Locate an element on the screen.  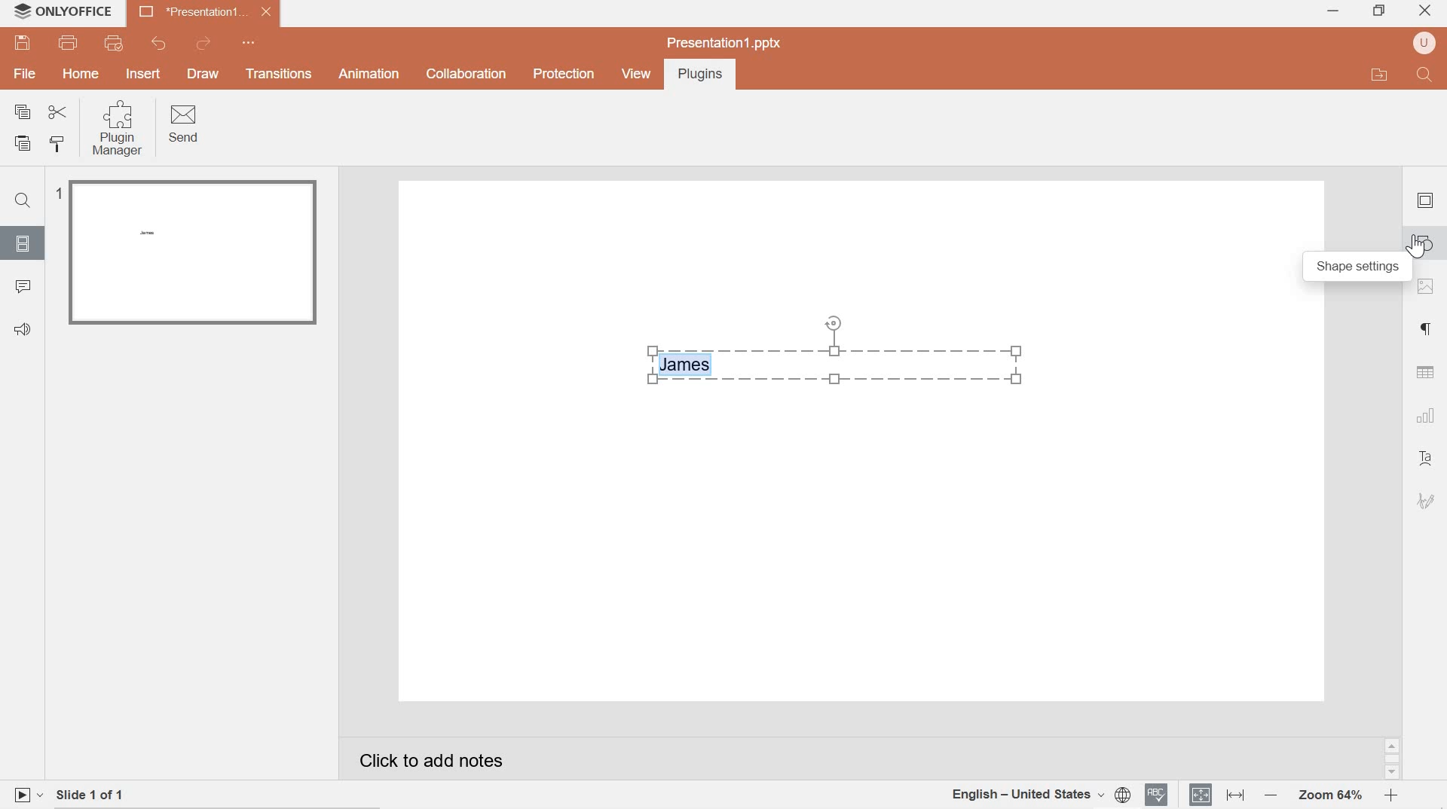
quick access toolbar is located at coordinates (251, 43).